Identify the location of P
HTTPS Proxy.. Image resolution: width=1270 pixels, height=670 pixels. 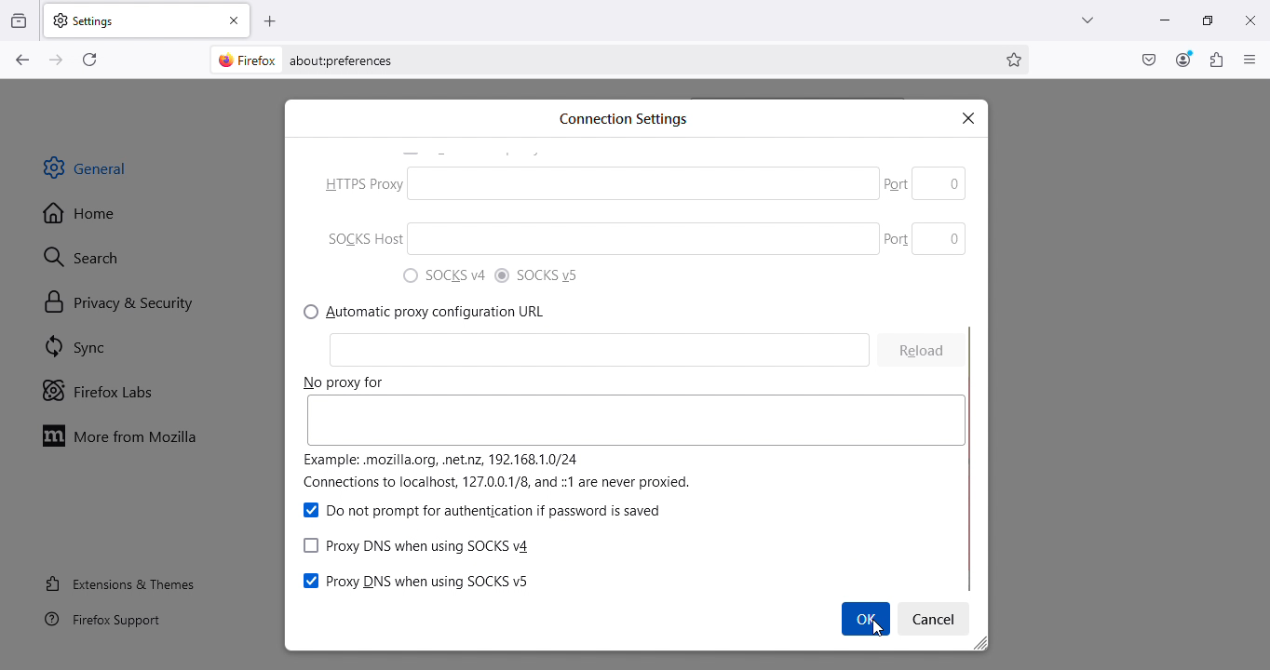
(559, 380).